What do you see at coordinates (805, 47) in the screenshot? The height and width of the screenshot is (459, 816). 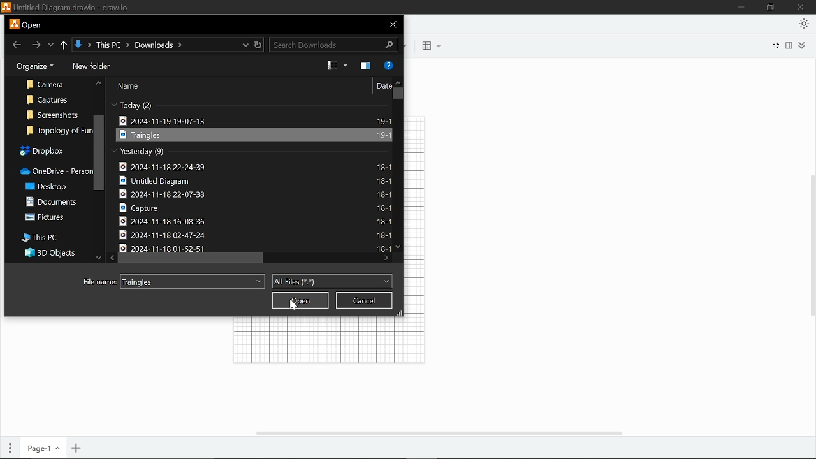 I see `Expand/collapse` at bounding box center [805, 47].